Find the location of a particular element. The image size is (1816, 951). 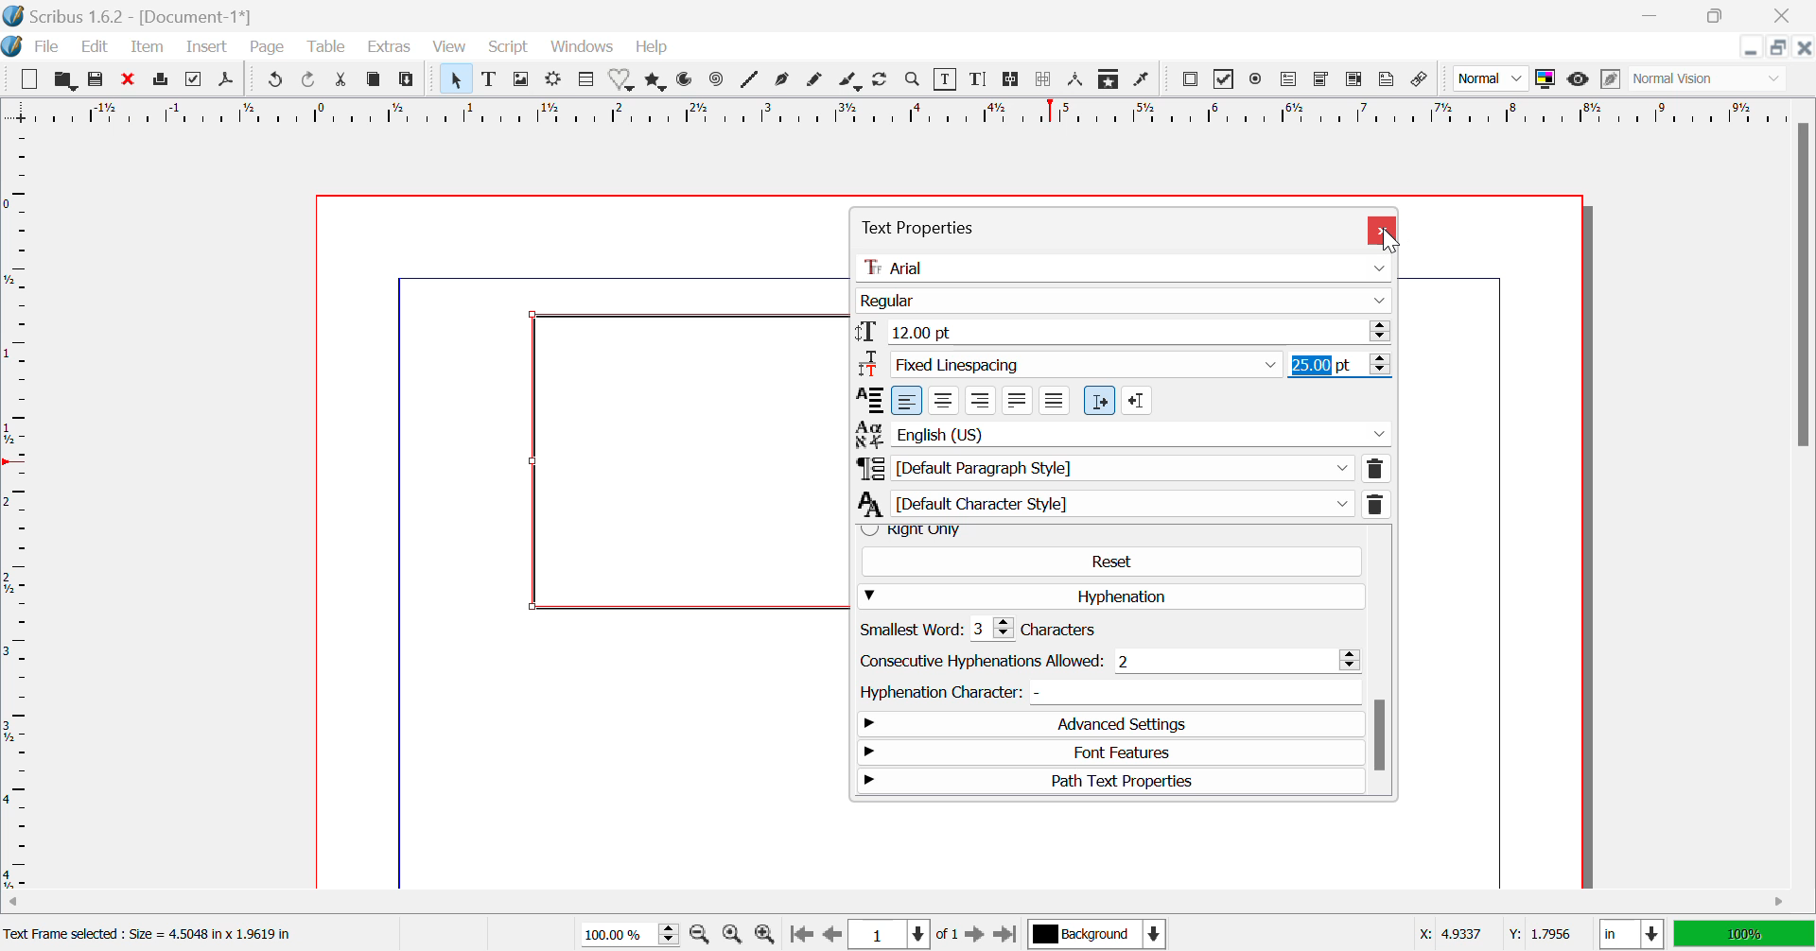

Paste is located at coordinates (408, 81).